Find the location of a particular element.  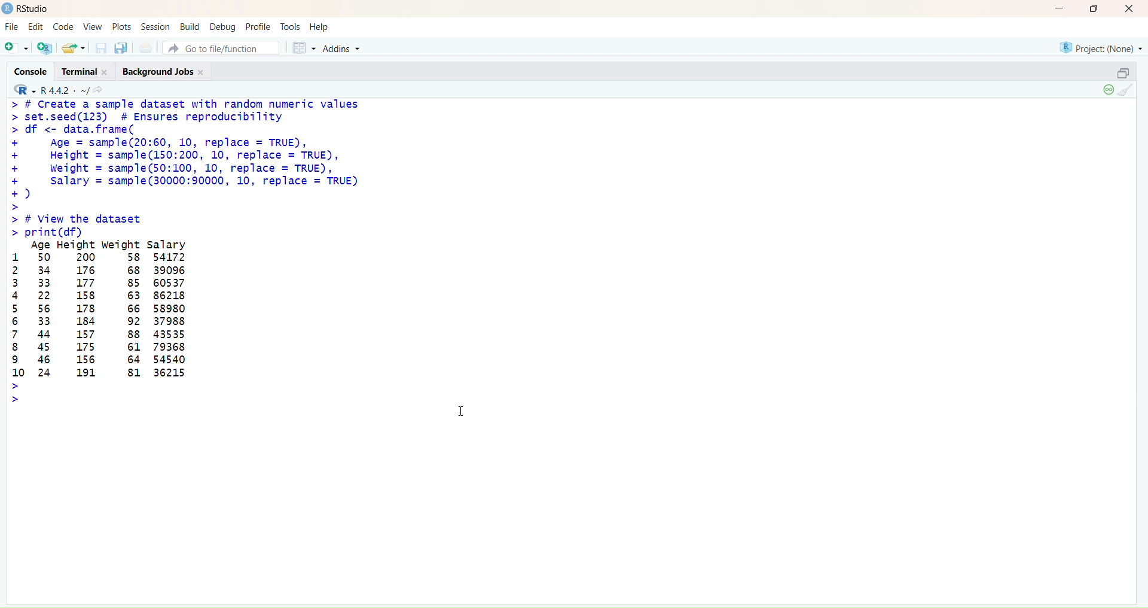

Print the current file is located at coordinates (146, 47).